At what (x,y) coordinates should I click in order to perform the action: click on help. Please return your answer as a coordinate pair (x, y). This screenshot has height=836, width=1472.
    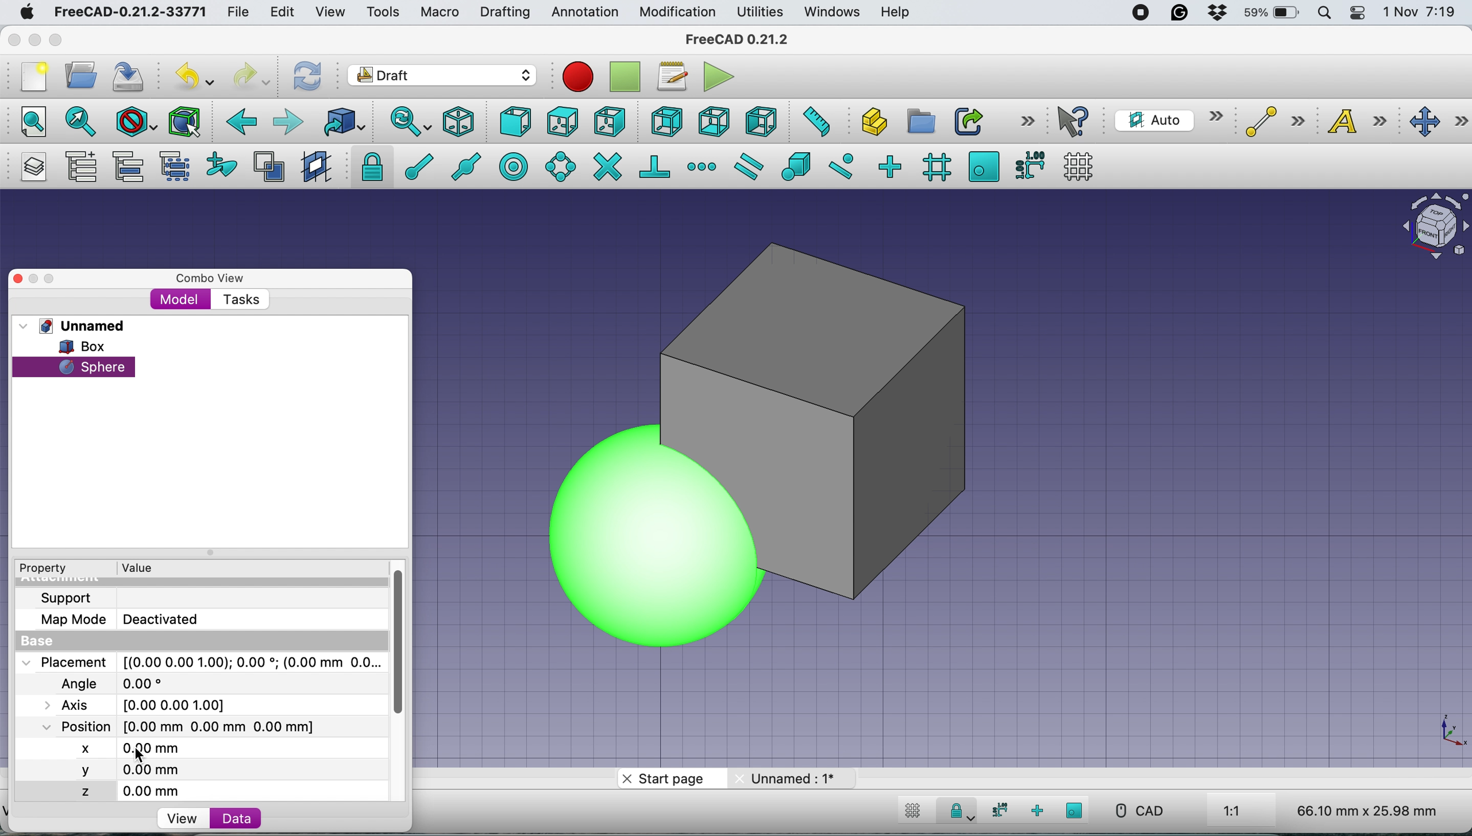
    Looking at the image, I should click on (896, 13).